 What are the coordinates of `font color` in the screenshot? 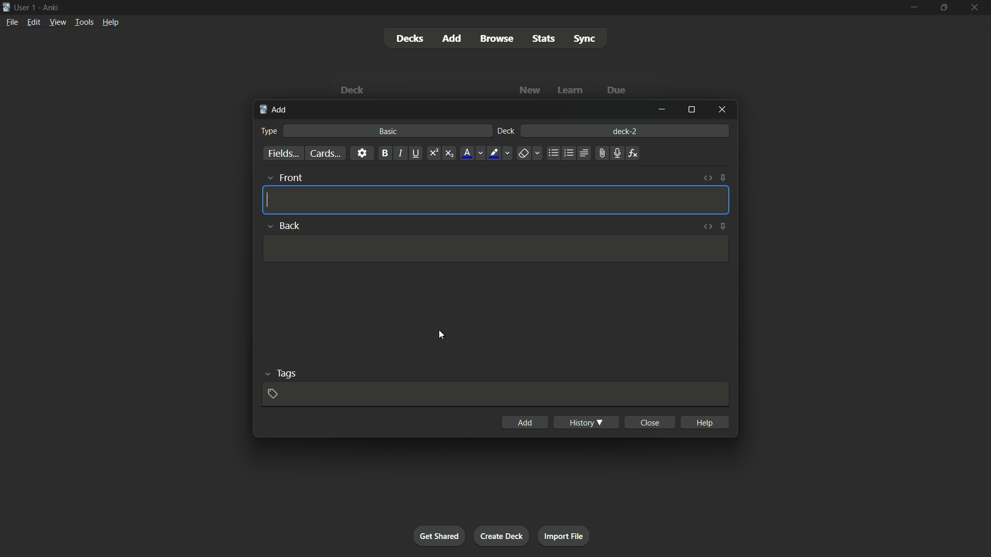 It's located at (472, 153).